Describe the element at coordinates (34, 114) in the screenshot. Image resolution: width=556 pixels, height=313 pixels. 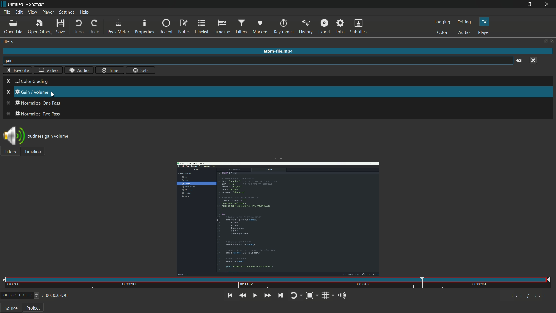
I see `normalize two pass` at that location.